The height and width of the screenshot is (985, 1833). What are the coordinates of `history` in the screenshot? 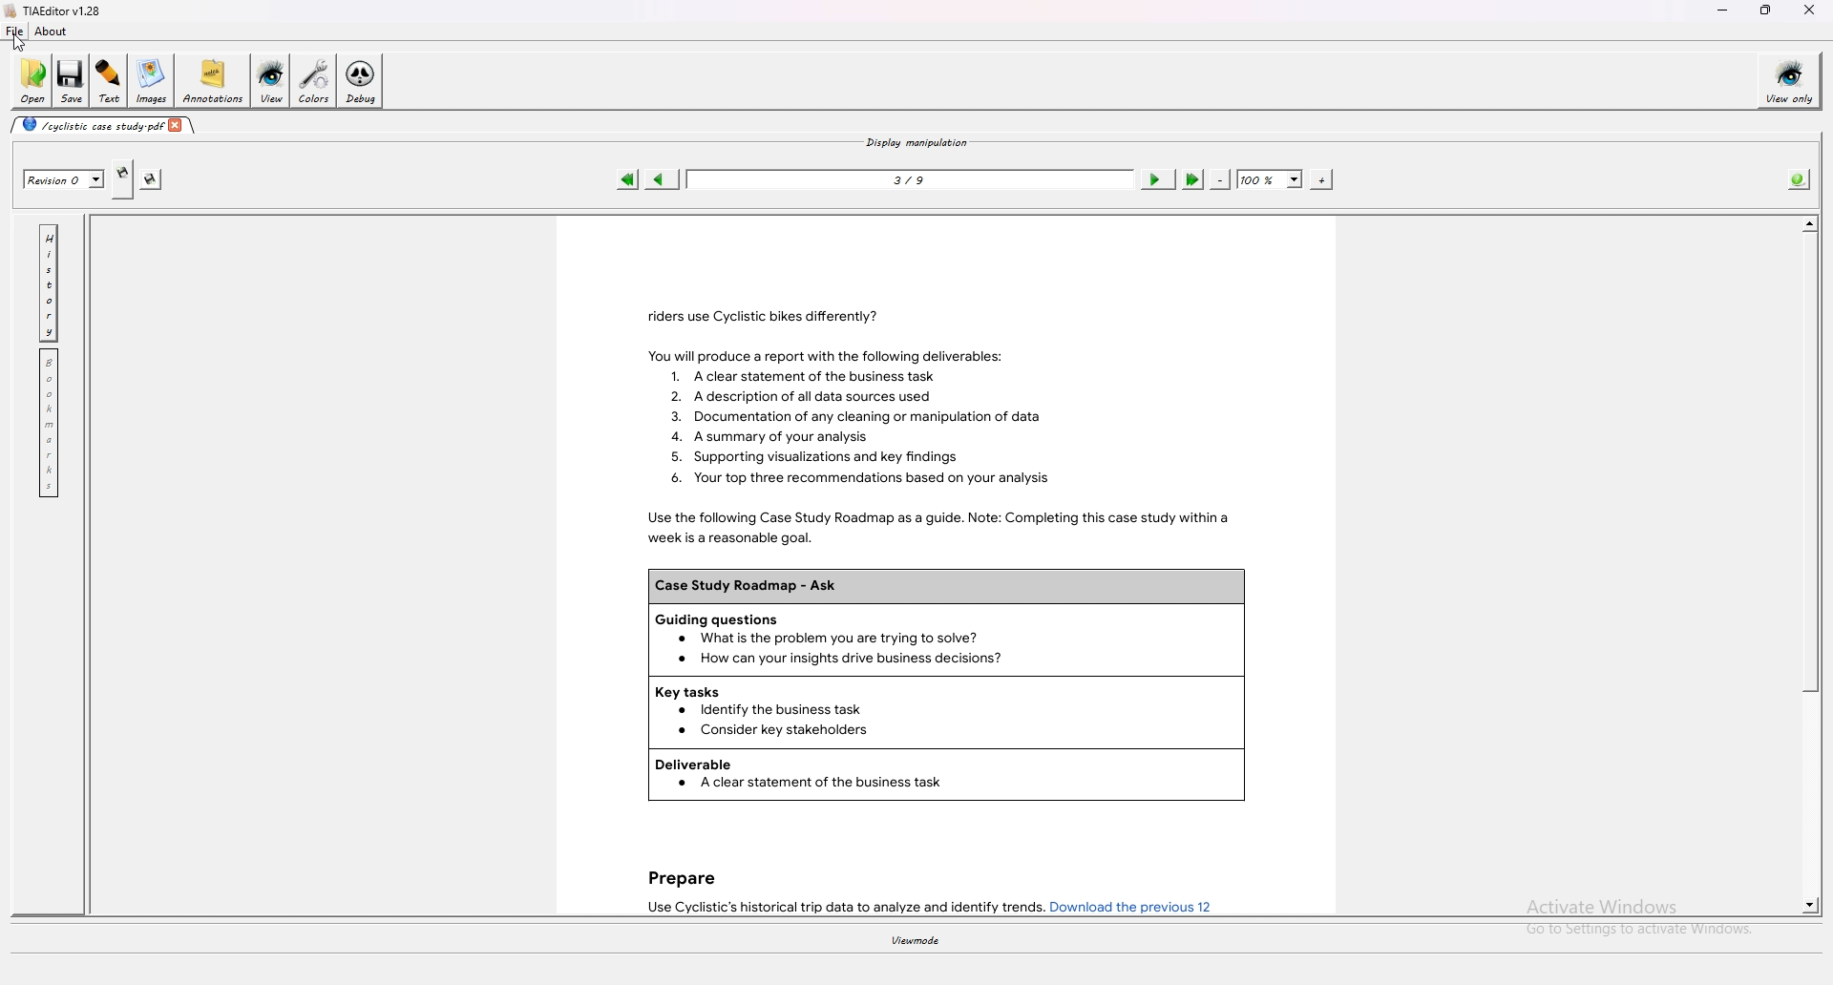 It's located at (51, 282).